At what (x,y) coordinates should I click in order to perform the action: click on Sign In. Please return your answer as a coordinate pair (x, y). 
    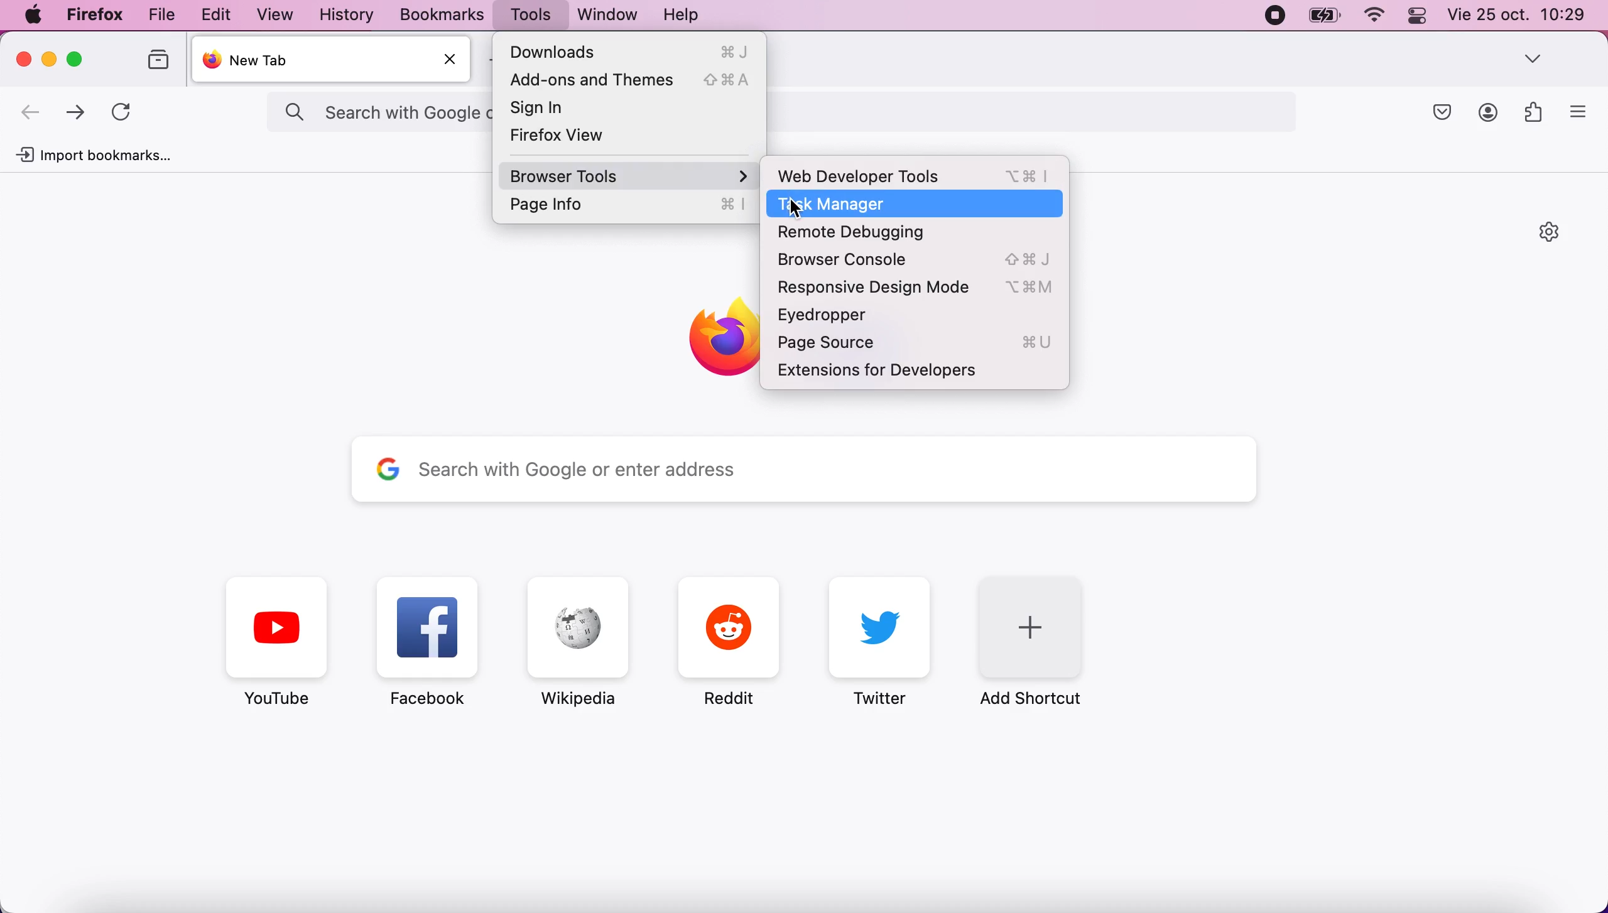
    Looking at the image, I should click on (631, 108).